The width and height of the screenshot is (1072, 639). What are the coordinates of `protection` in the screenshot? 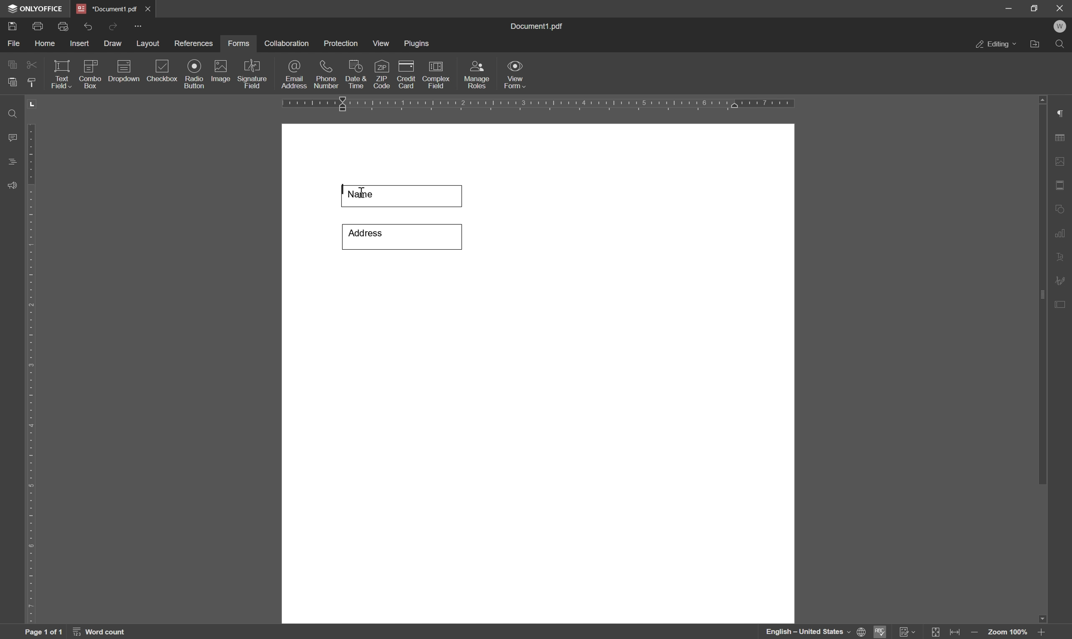 It's located at (341, 43).